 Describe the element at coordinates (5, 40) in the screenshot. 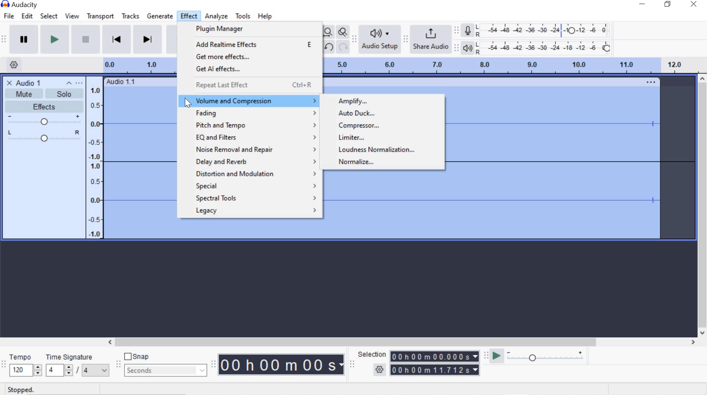

I see `Transport Toolbar` at that location.